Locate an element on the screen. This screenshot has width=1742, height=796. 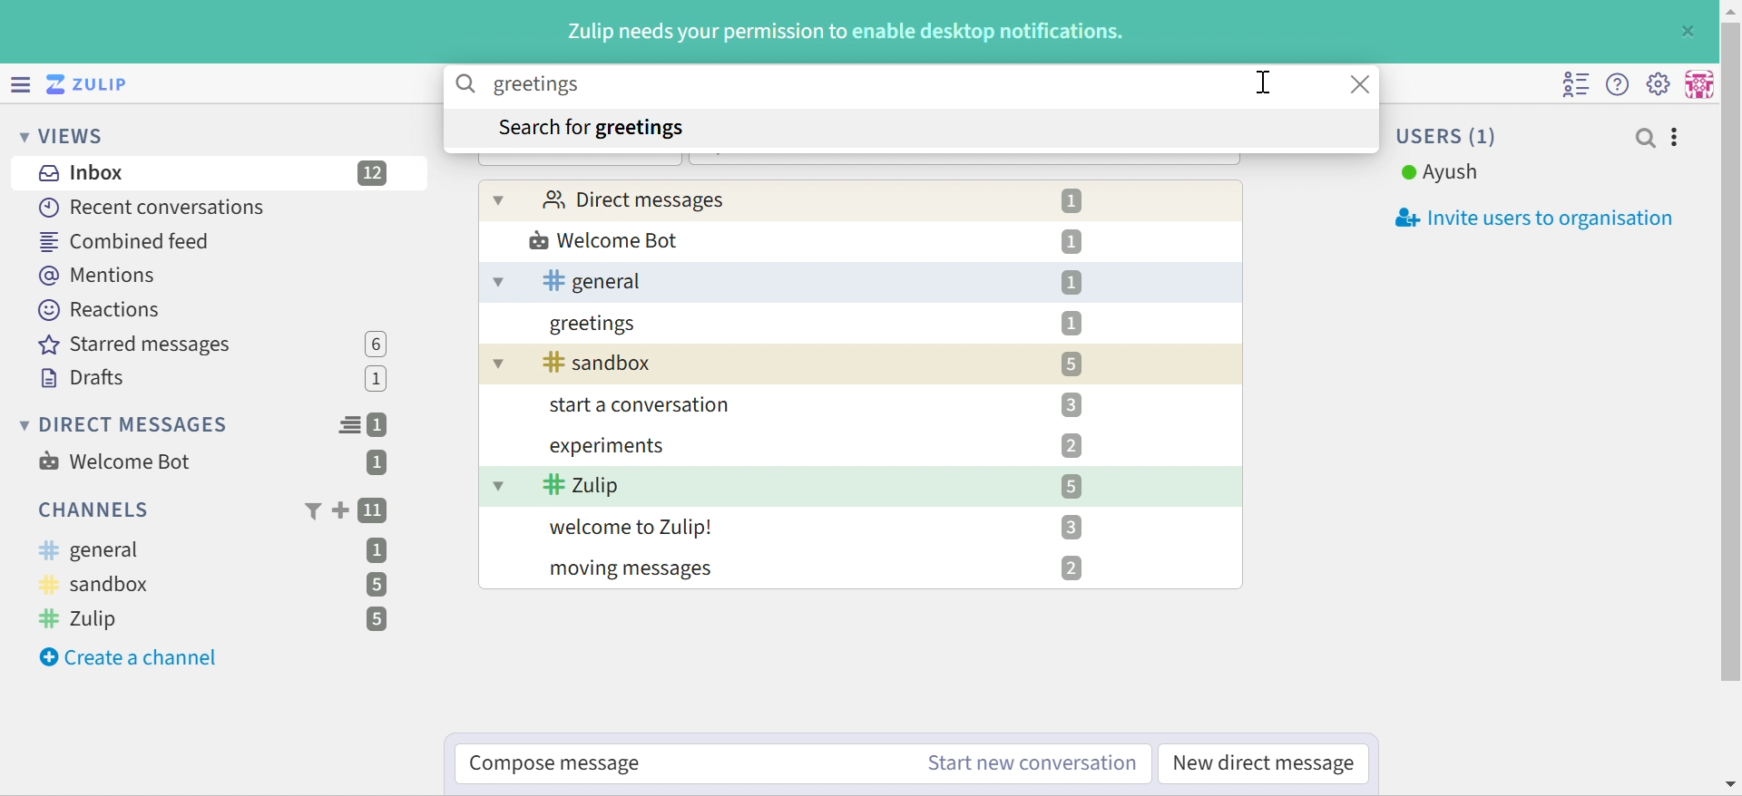
Drop down is located at coordinates (501, 199).